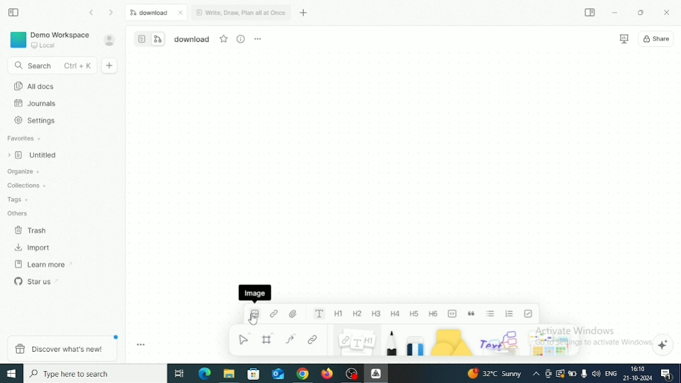 The width and height of the screenshot is (681, 383). What do you see at coordinates (243, 339) in the screenshot?
I see `Select` at bounding box center [243, 339].